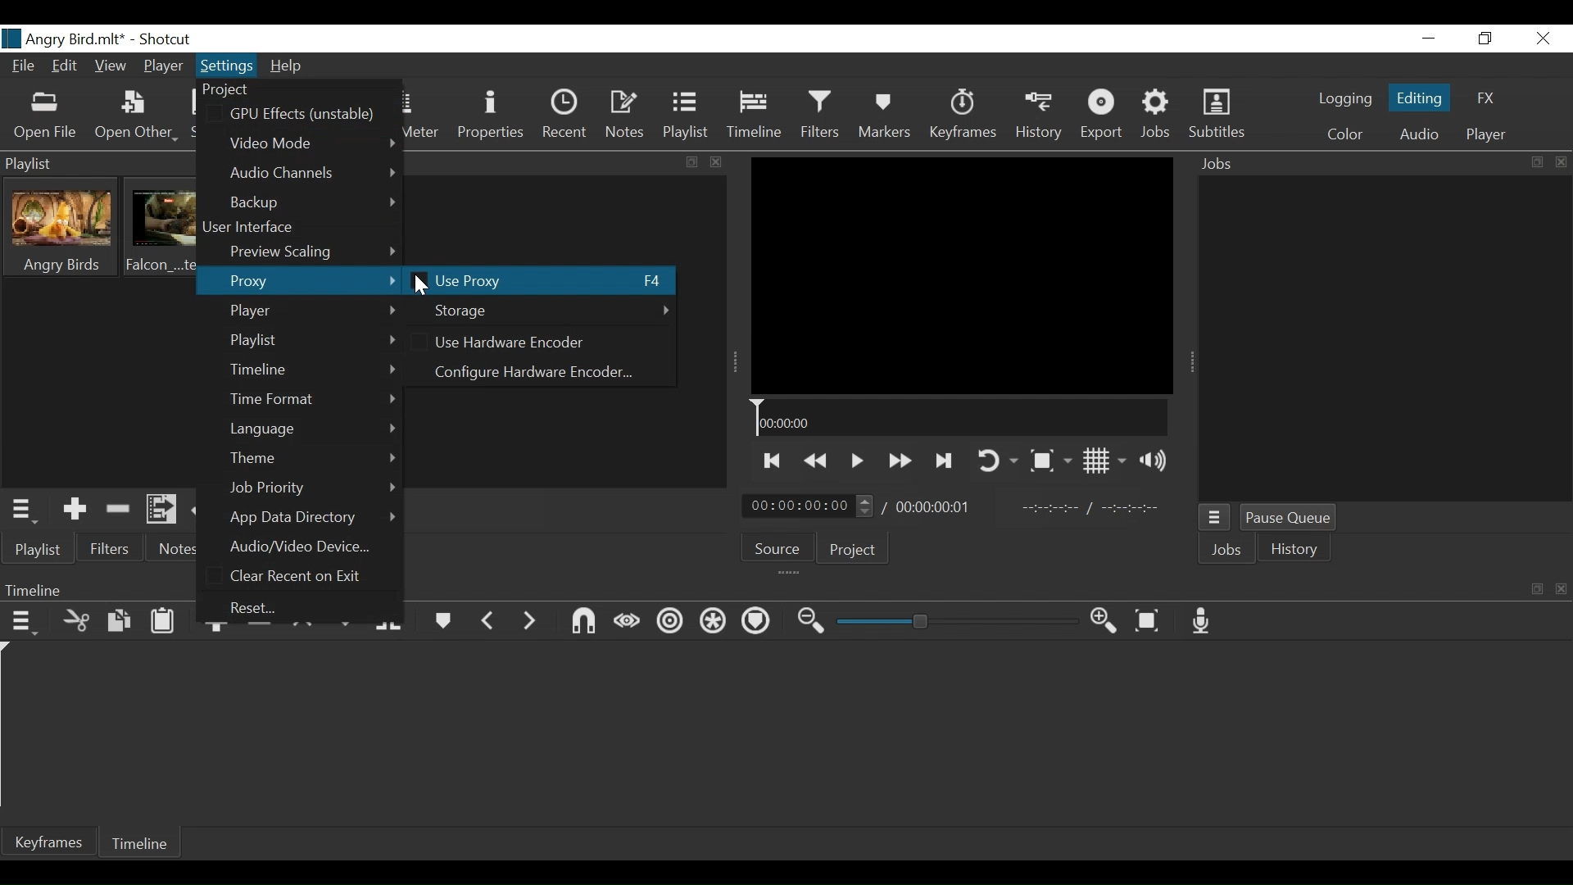 The image size is (1573, 885). Describe the element at coordinates (111, 548) in the screenshot. I see `Filter` at that location.